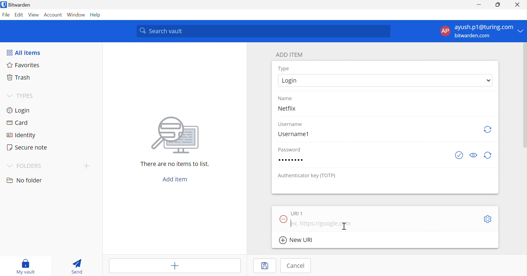  Describe the element at coordinates (289, 55) in the screenshot. I see `ADD ITEM` at that location.